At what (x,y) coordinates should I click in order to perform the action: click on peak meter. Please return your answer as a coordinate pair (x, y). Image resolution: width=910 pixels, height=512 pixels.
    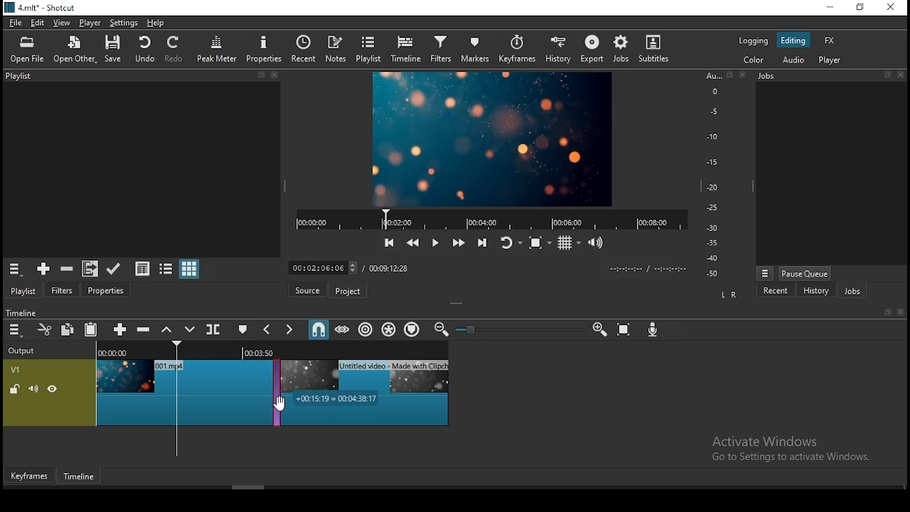
    Looking at the image, I should click on (218, 48).